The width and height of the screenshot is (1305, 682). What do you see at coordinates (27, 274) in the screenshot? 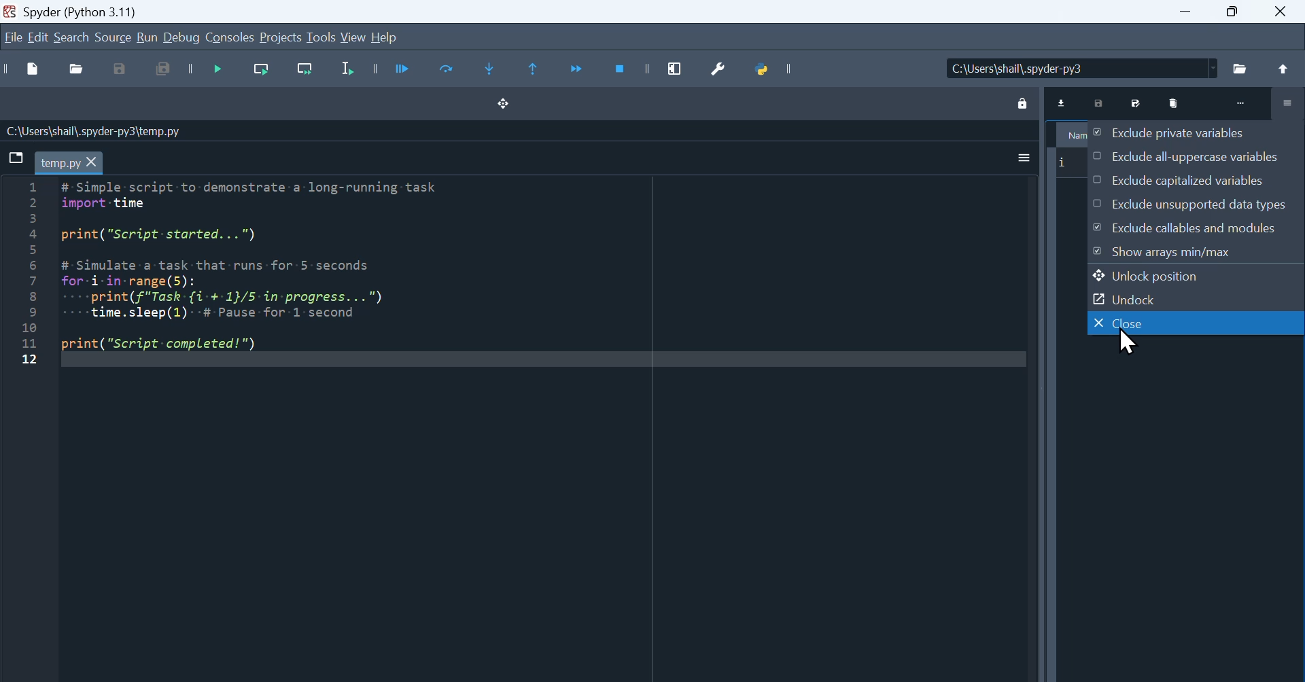
I see `line number` at bounding box center [27, 274].